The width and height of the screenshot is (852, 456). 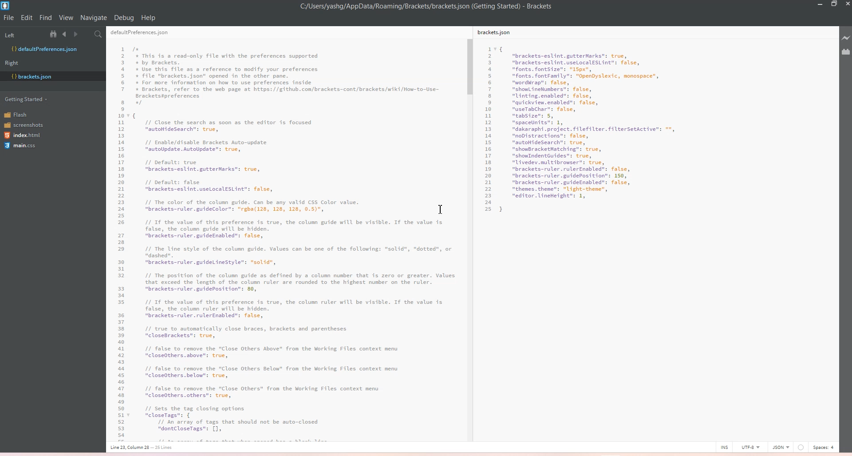 What do you see at coordinates (15, 63) in the screenshot?
I see `Right` at bounding box center [15, 63].